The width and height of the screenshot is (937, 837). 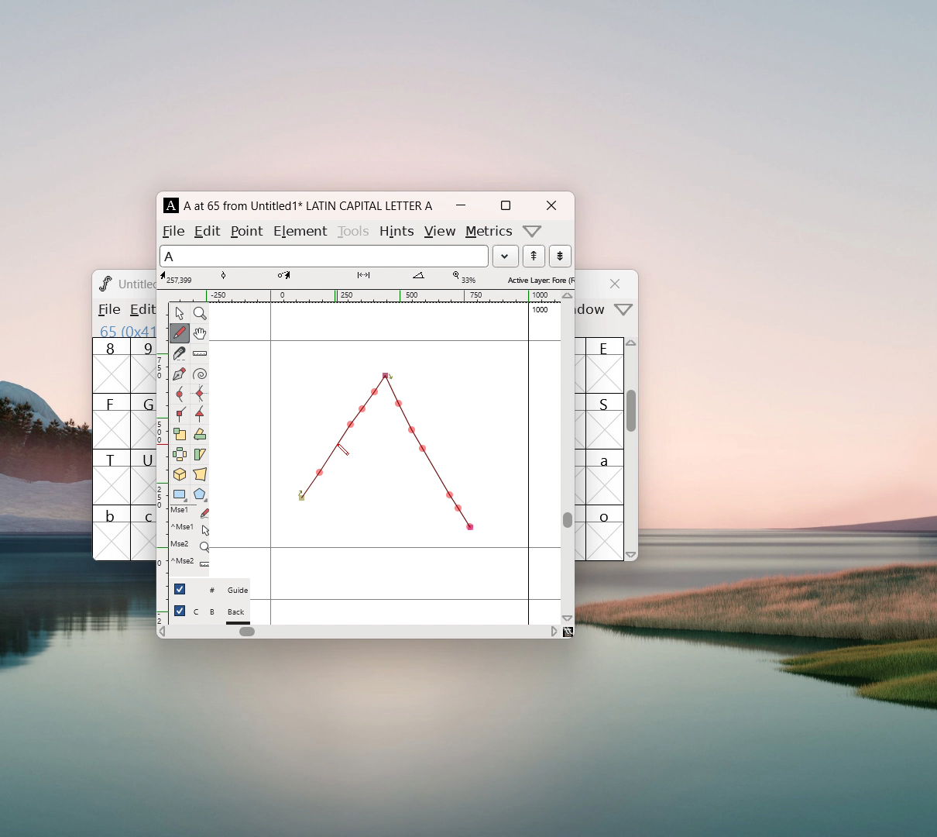 What do you see at coordinates (396, 231) in the screenshot?
I see `hints` at bounding box center [396, 231].